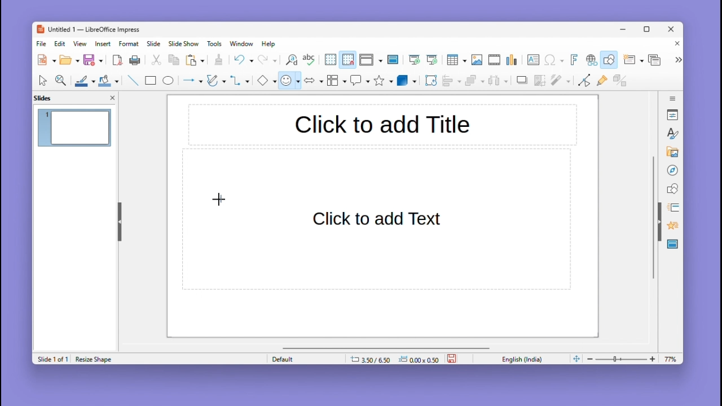  Describe the element at coordinates (672, 30) in the screenshot. I see `Close` at that location.